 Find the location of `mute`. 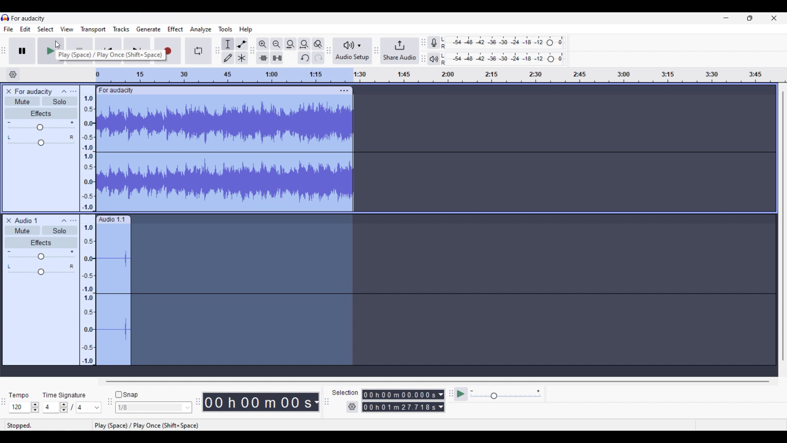

mute is located at coordinates (22, 231).